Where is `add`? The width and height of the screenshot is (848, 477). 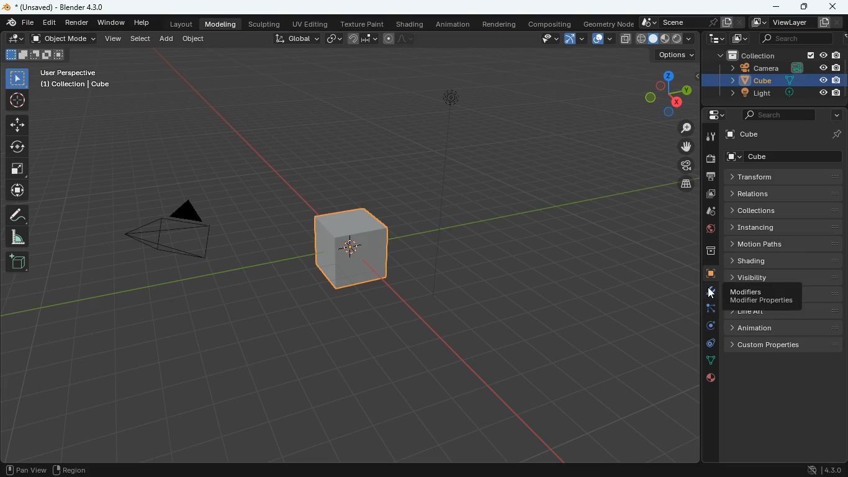
add is located at coordinates (167, 40).